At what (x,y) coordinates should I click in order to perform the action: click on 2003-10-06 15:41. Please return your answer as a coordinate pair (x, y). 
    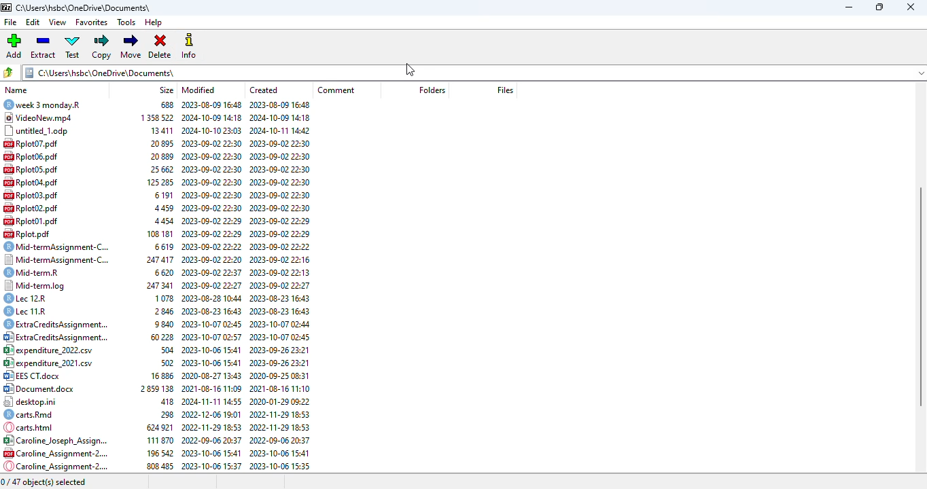
    Looking at the image, I should click on (213, 454).